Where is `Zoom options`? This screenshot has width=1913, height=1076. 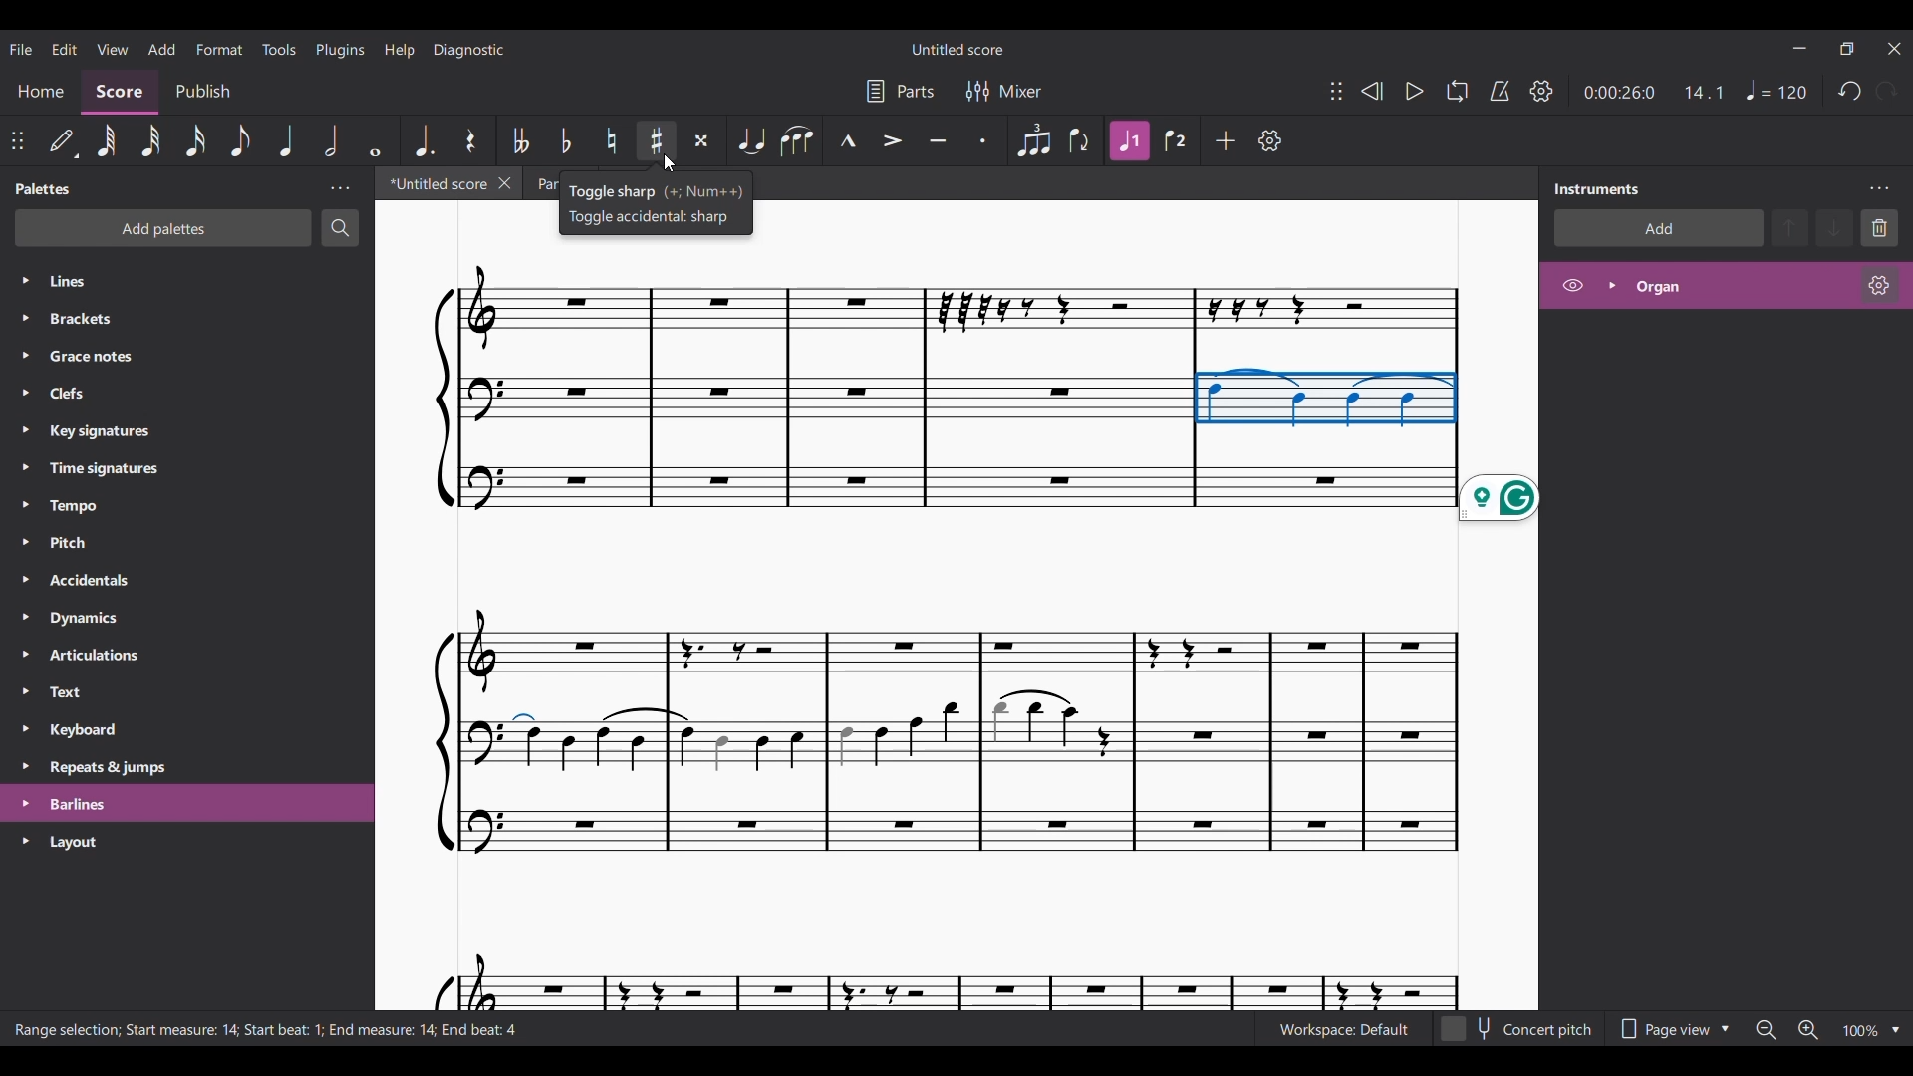 Zoom options is located at coordinates (1895, 1030).